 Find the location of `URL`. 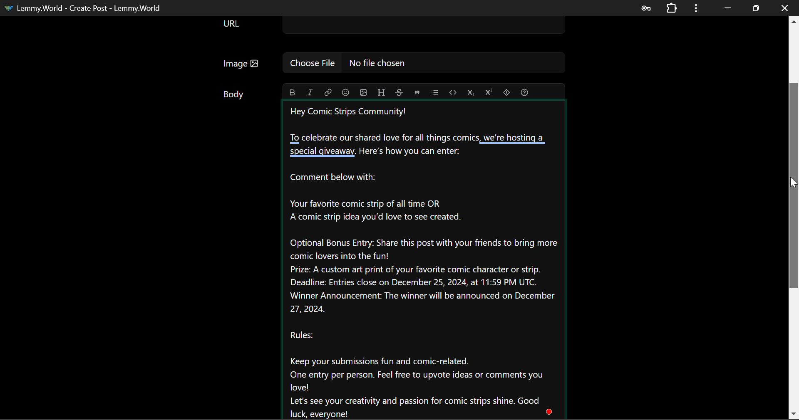

URL is located at coordinates (392, 25).